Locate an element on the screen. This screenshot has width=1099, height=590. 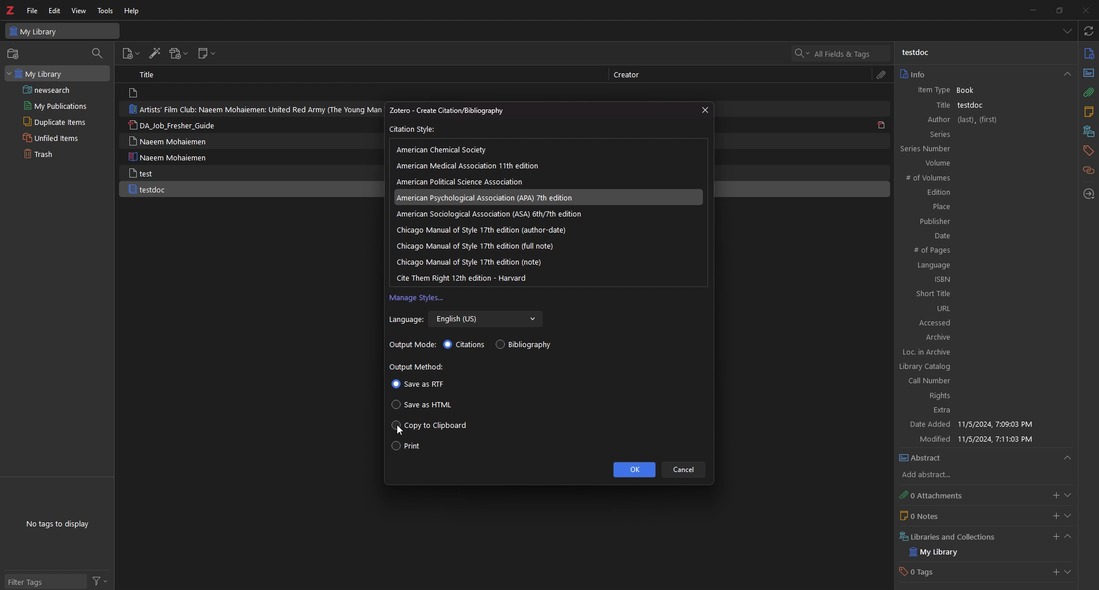
English (US) is located at coordinates (487, 320).